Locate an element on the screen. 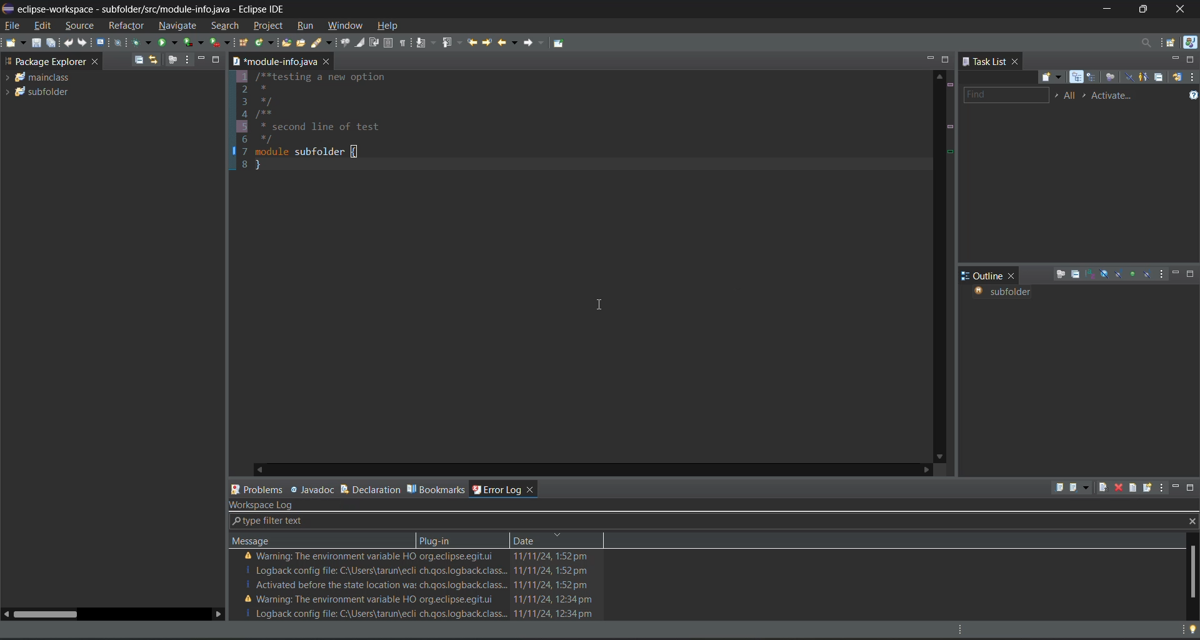 The height and width of the screenshot is (640, 1200). restore log is located at coordinates (1150, 488).